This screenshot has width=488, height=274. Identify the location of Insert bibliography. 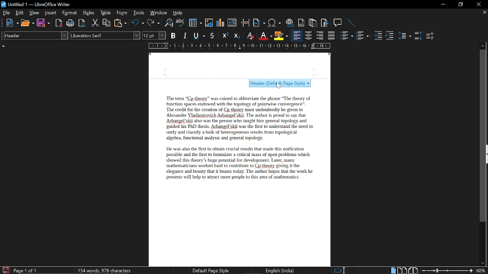
(325, 23).